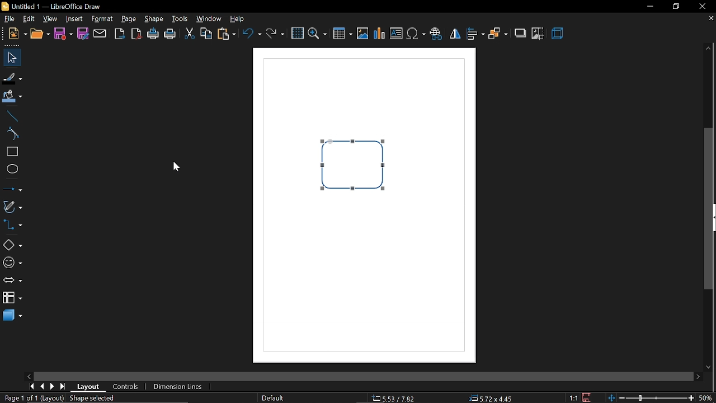  What do you see at coordinates (12, 207) in the screenshot?
I see `curves and polygons` at bounding box center [12, 207].